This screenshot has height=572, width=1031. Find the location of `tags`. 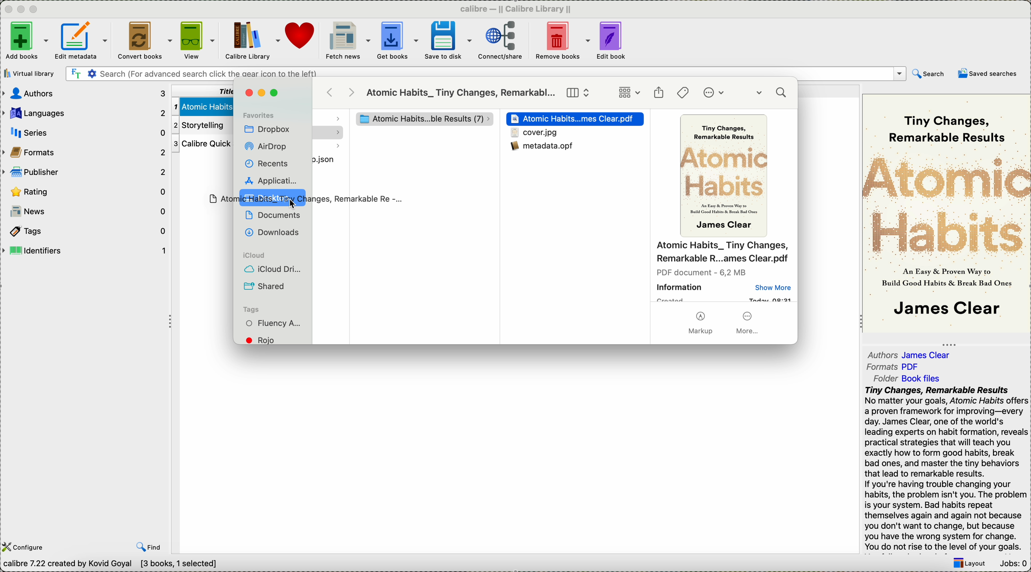

tags is located at coordinates (84, 230).